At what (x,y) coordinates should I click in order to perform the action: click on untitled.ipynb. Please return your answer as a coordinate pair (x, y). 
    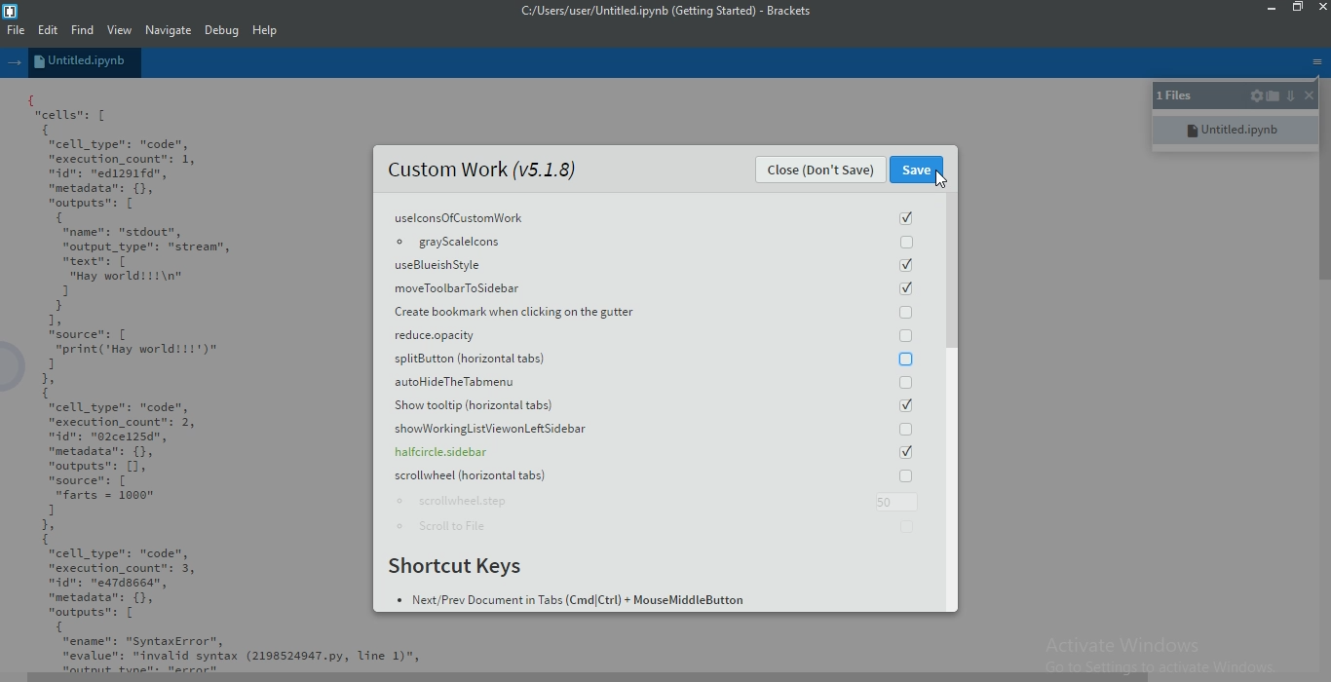
    Looking at the image, I should click on (1233, 129).